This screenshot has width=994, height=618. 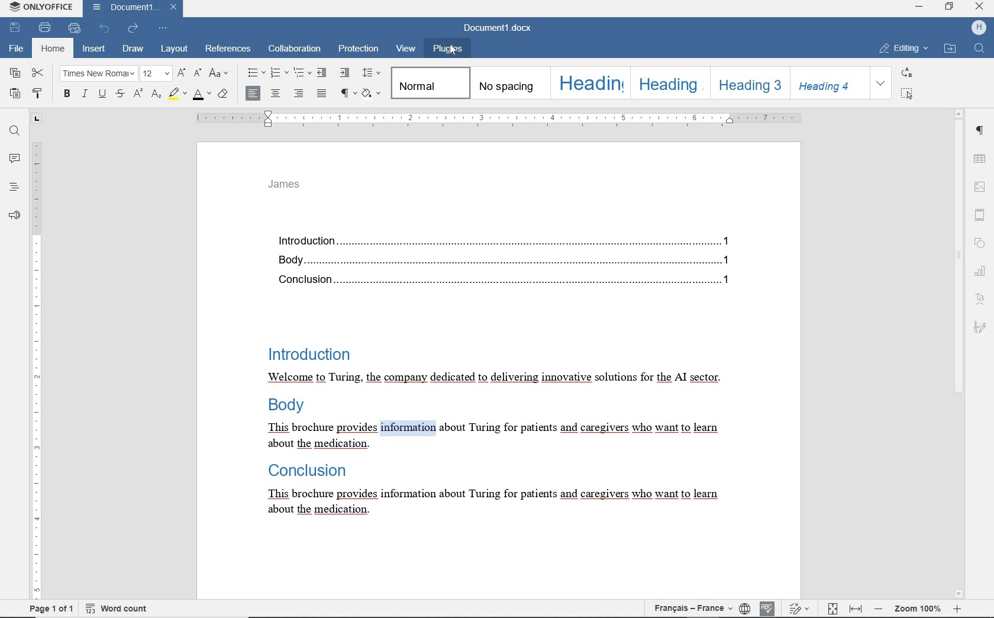 What do you see at coordinates (693, 609) in the screenshot?
I see `TEXT LANGUAGE` at bounding box center [693, 609].